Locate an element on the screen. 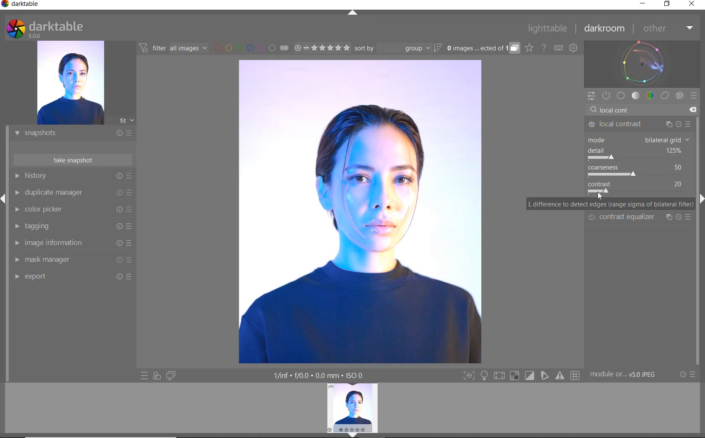 Image resolution: width=705 pixels, height=438 pixels. mode is located at coordinates (638, 140).